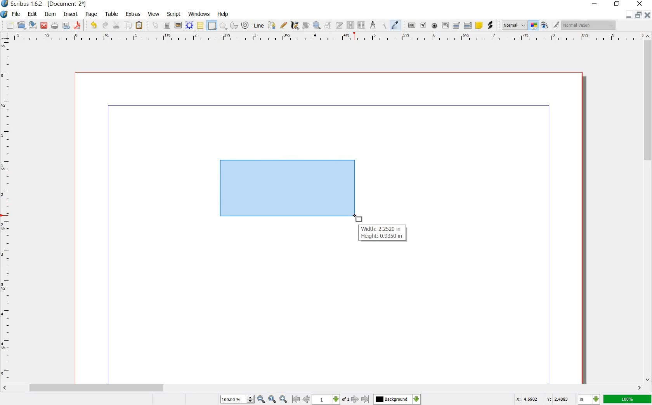  I want to click on LINE, so click(259, 24).